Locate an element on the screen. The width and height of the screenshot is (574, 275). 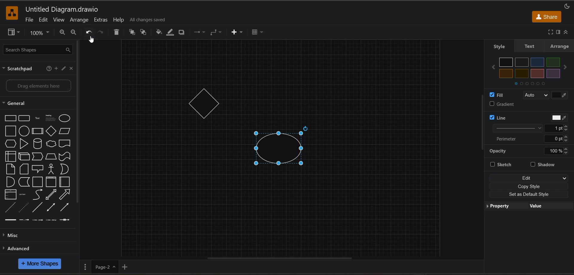
Directional Connector is located at coordinates (65, 208).